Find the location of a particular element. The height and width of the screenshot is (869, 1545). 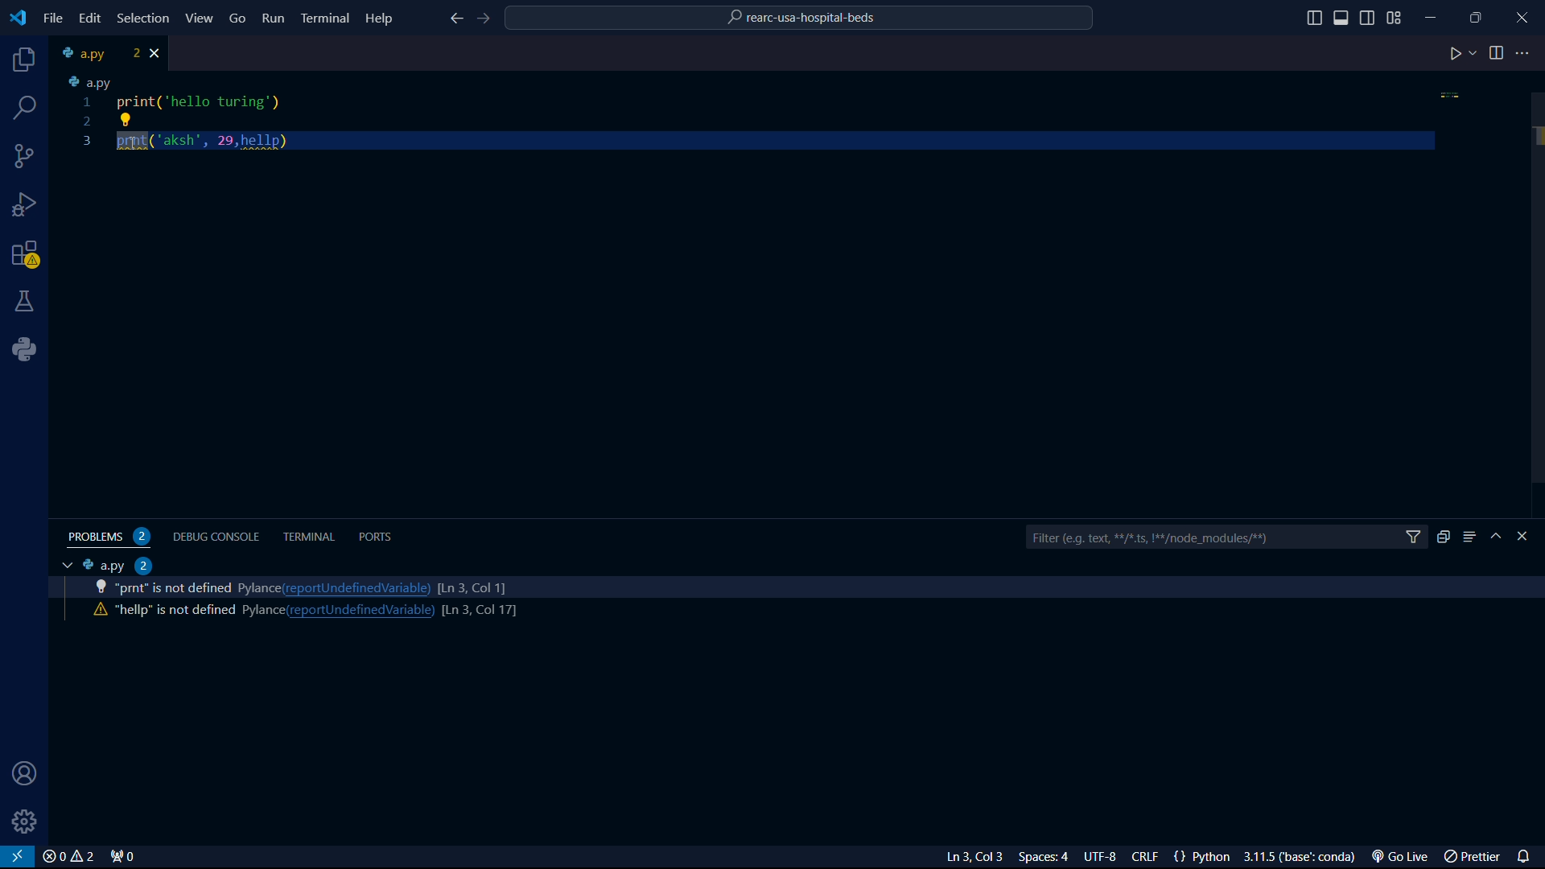

maximize is located at coordinates (1478, 17).